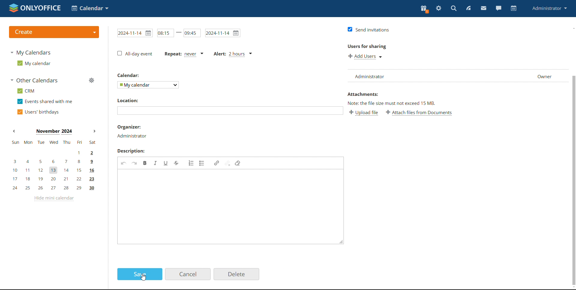  What do you see at coordinates (177, 164) in the screenshot?
I see `strikethrough` at bounding box center [177, 164].